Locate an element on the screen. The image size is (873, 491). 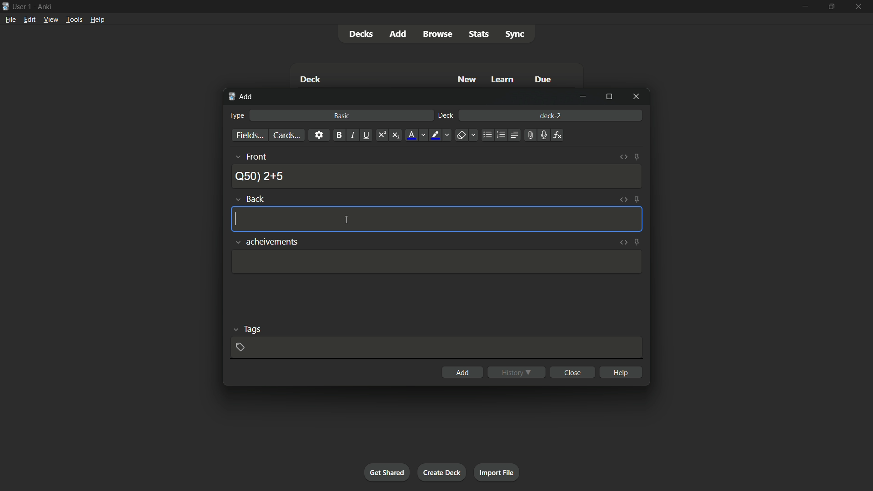
tags is located at coordinates (246, 329).